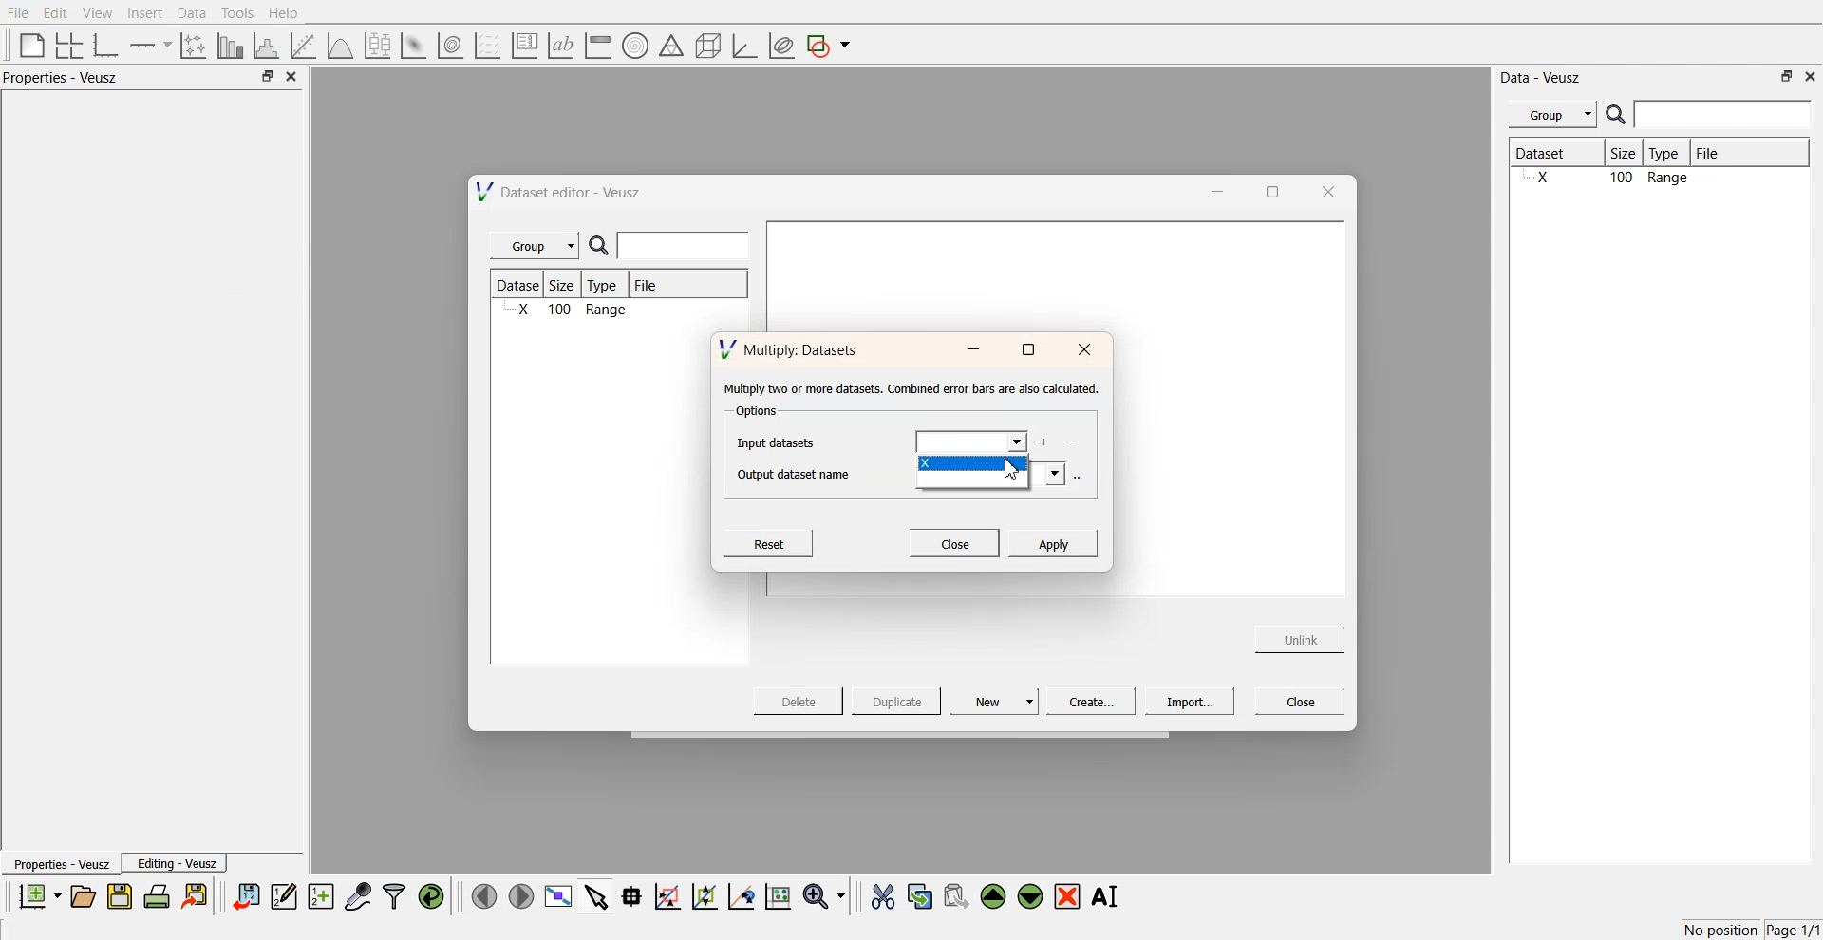 This screenshot has height=940, width=1823. I want to click on close, so click(292, 77).